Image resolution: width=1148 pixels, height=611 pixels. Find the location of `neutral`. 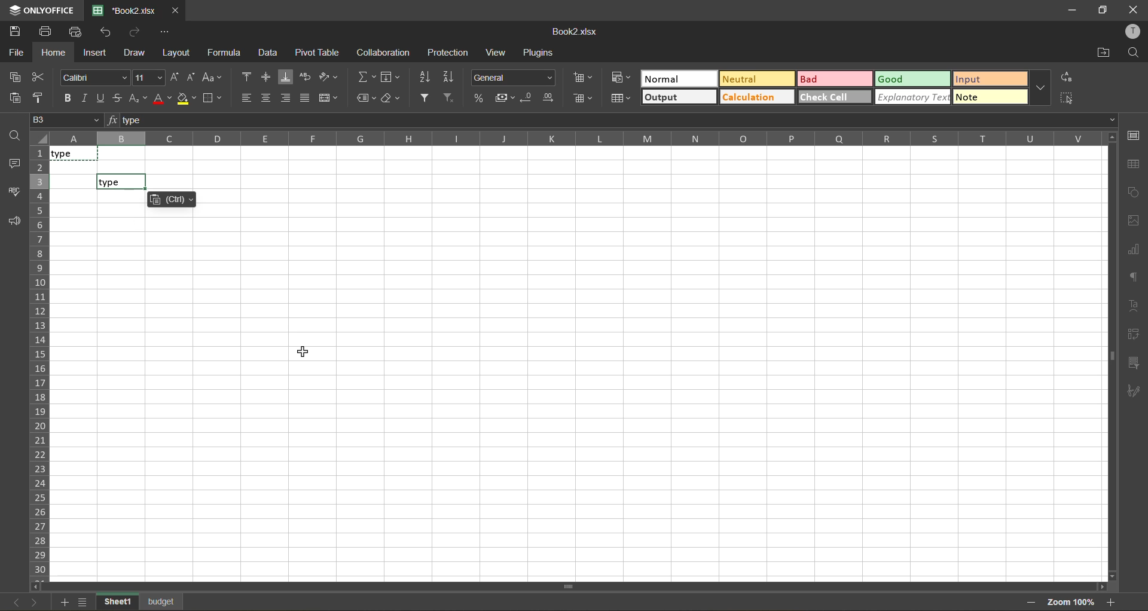

neutral is located at coordinates (756, 79).